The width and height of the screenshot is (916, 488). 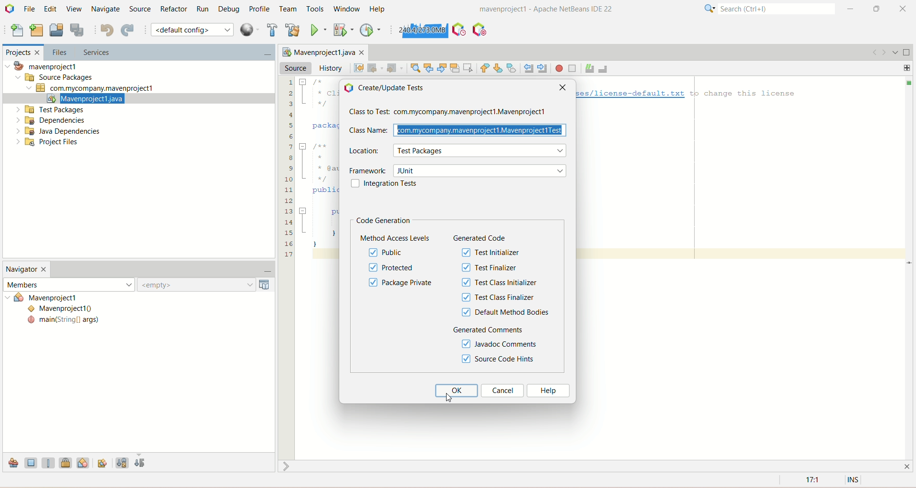 I want to click on close, so click(x=909, y=466).